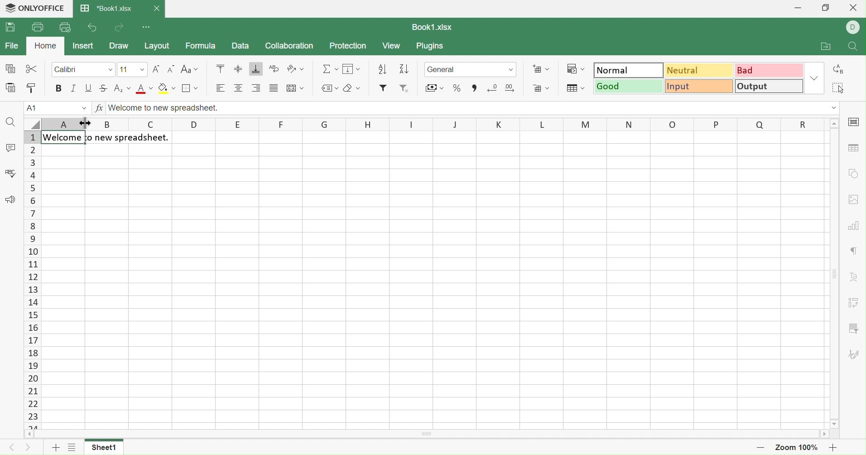 This screenshot has width=866, height=455. Describe the element at coordinates (167, 88) in the screenshot. I see `Fill color` at that location.